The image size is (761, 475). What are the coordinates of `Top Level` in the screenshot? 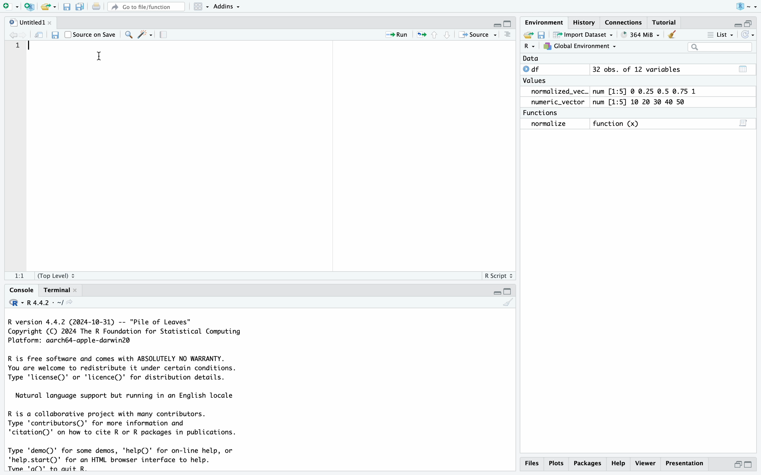 It's located at (59, 275).